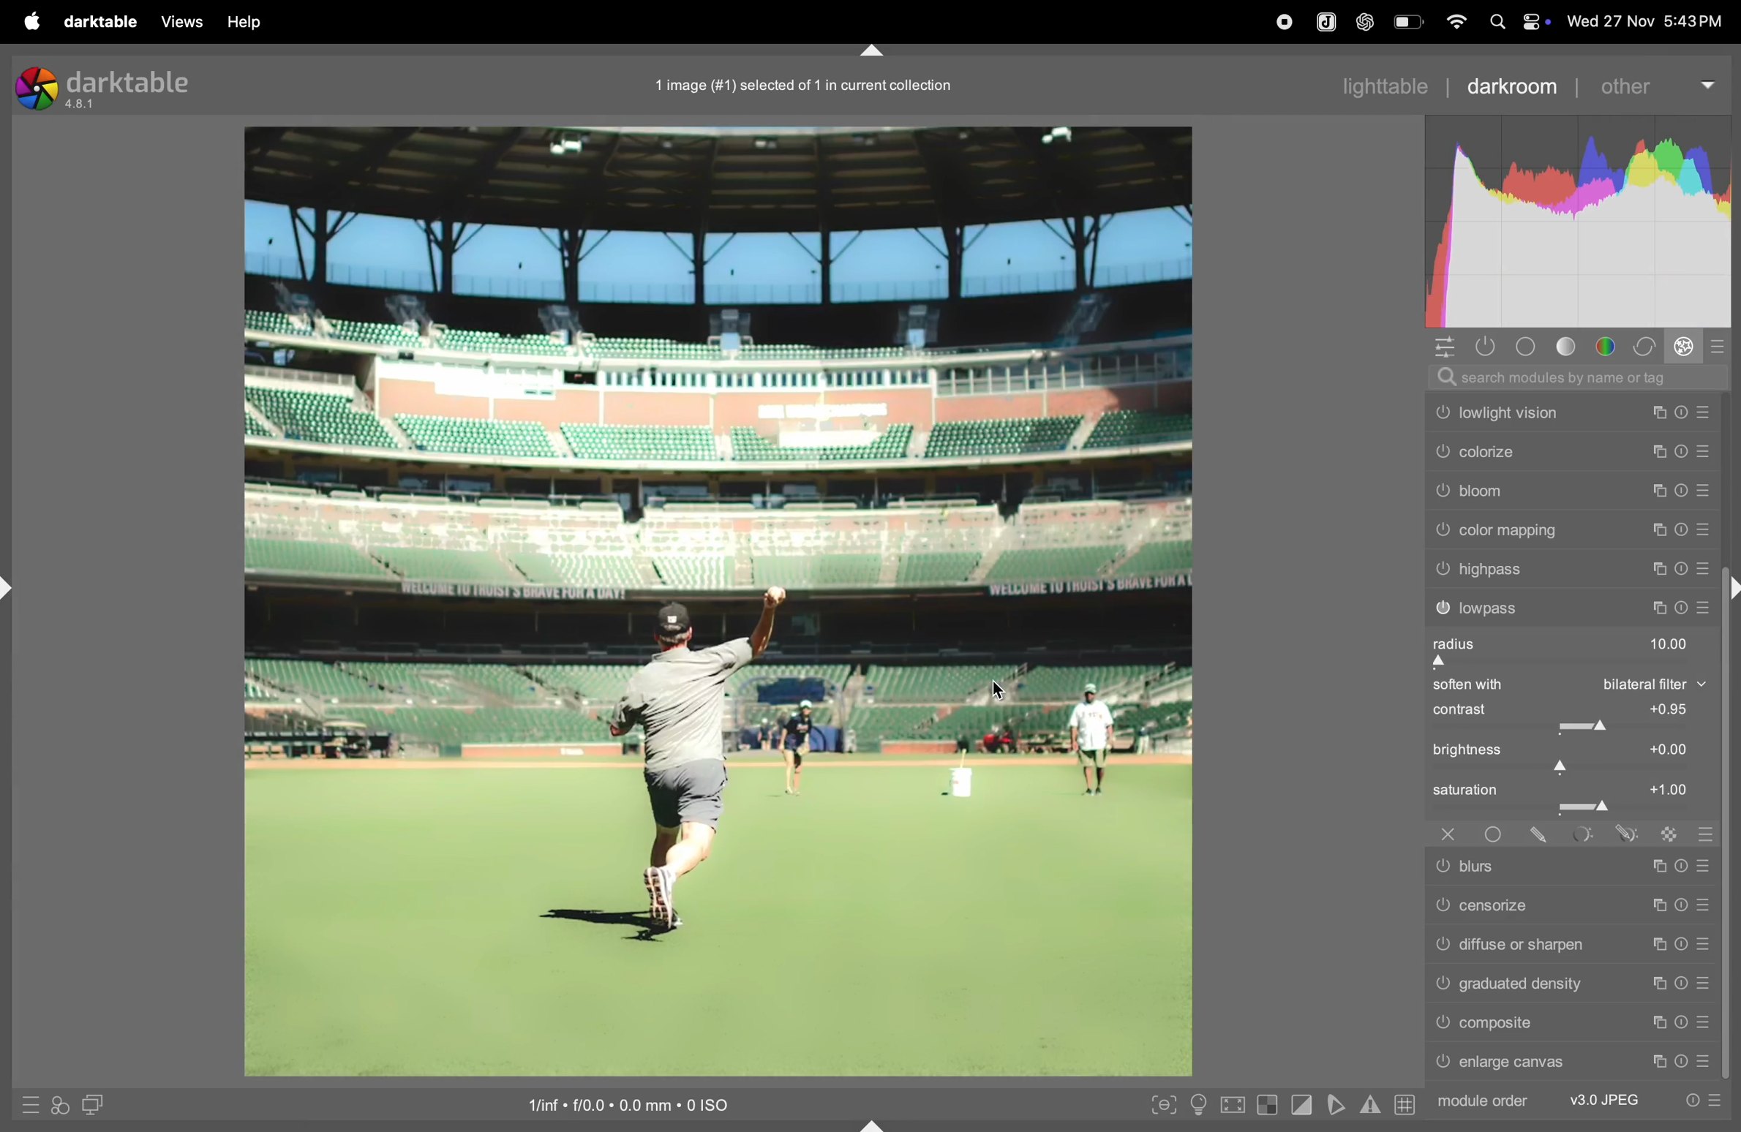 This screenshot has height=1132, width=1741. I want to click on censorize, so click(1572, 903).